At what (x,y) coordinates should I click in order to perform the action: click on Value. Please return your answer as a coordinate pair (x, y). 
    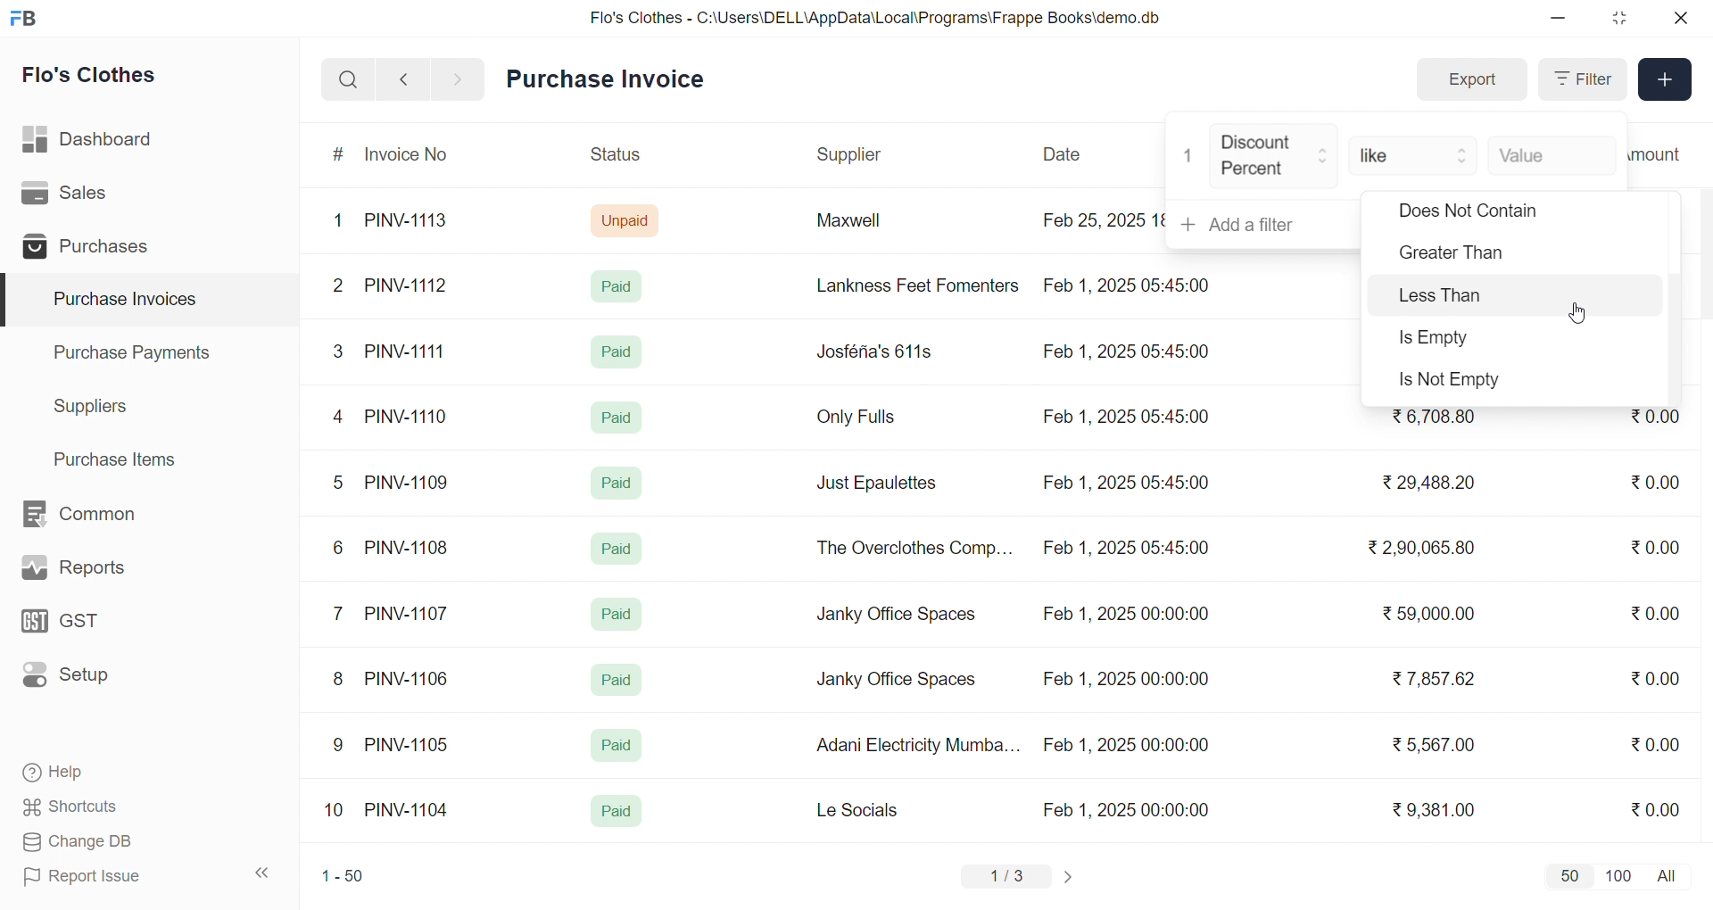
    Looking at the image, I should click on (1551, 153).